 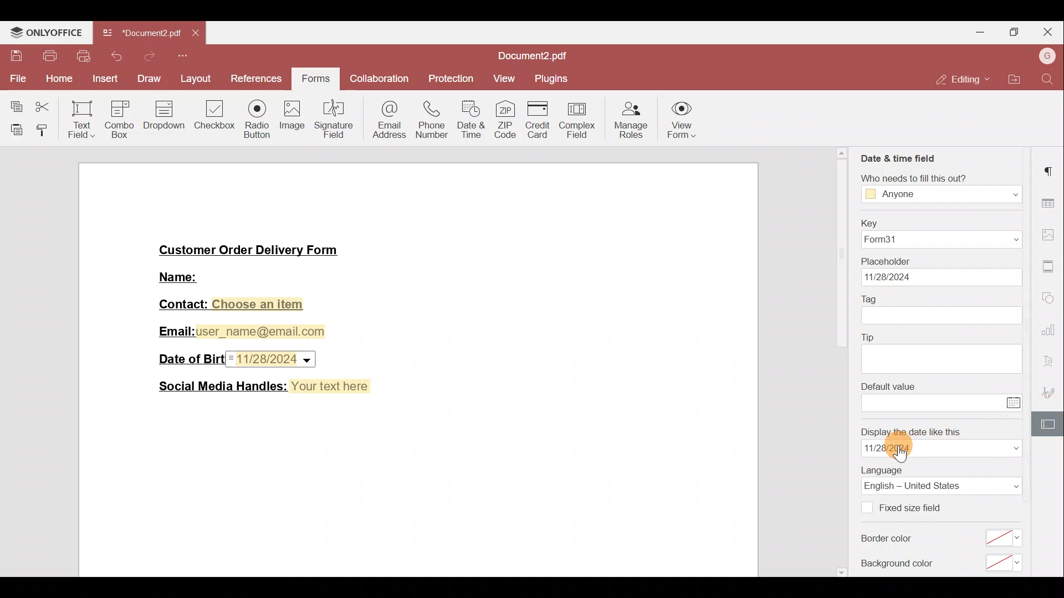 What do you see at coordinates (233, 305) in the screenshot?
I see `Contact: Choose an item` at bounding box center [233, 305].